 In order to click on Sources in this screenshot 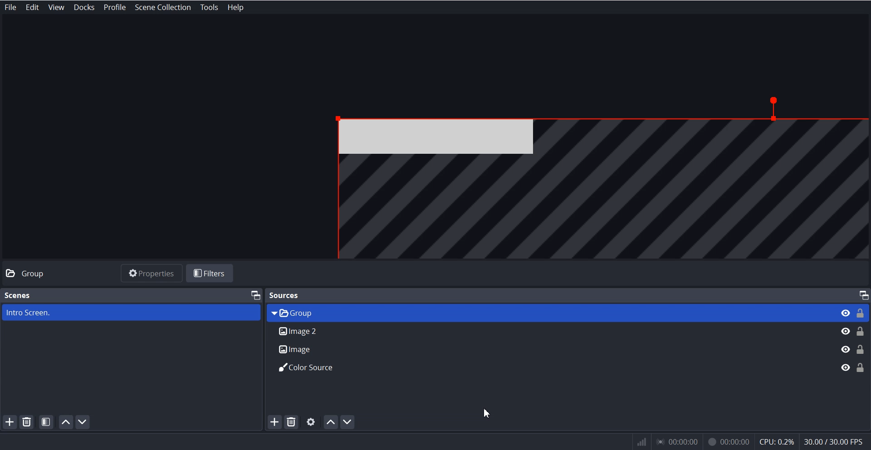, I will do `click(286, 294)`.